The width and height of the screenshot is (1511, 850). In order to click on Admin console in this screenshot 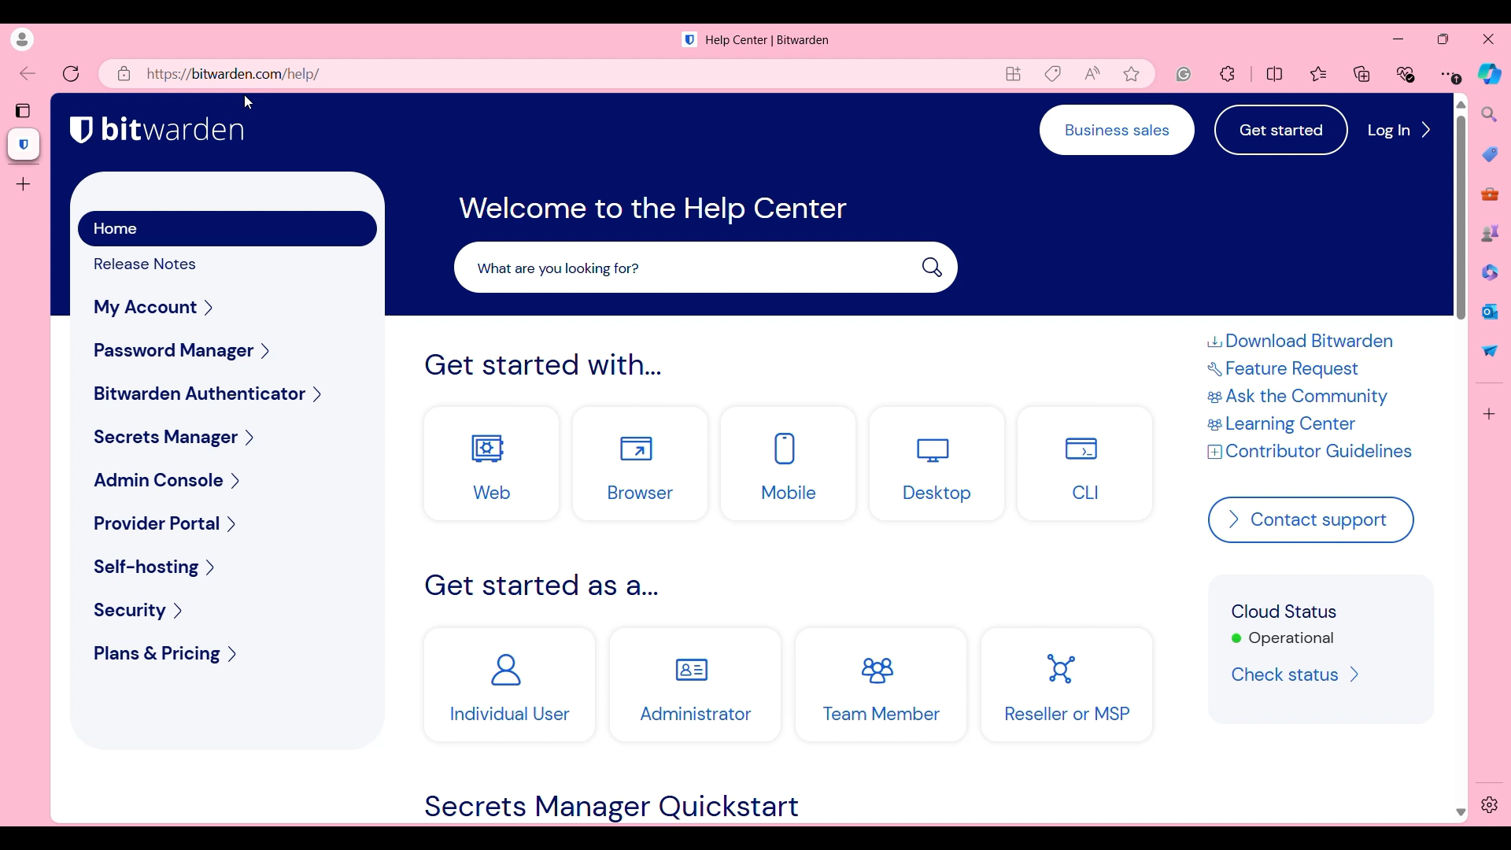, I will do `click(227, 479)`.